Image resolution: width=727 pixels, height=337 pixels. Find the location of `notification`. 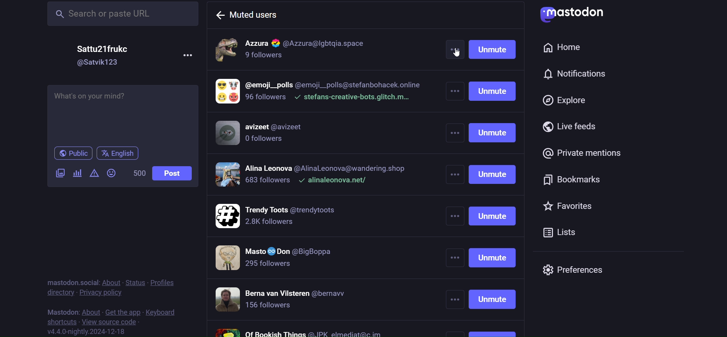

notification is located at coordinates (577, 74).